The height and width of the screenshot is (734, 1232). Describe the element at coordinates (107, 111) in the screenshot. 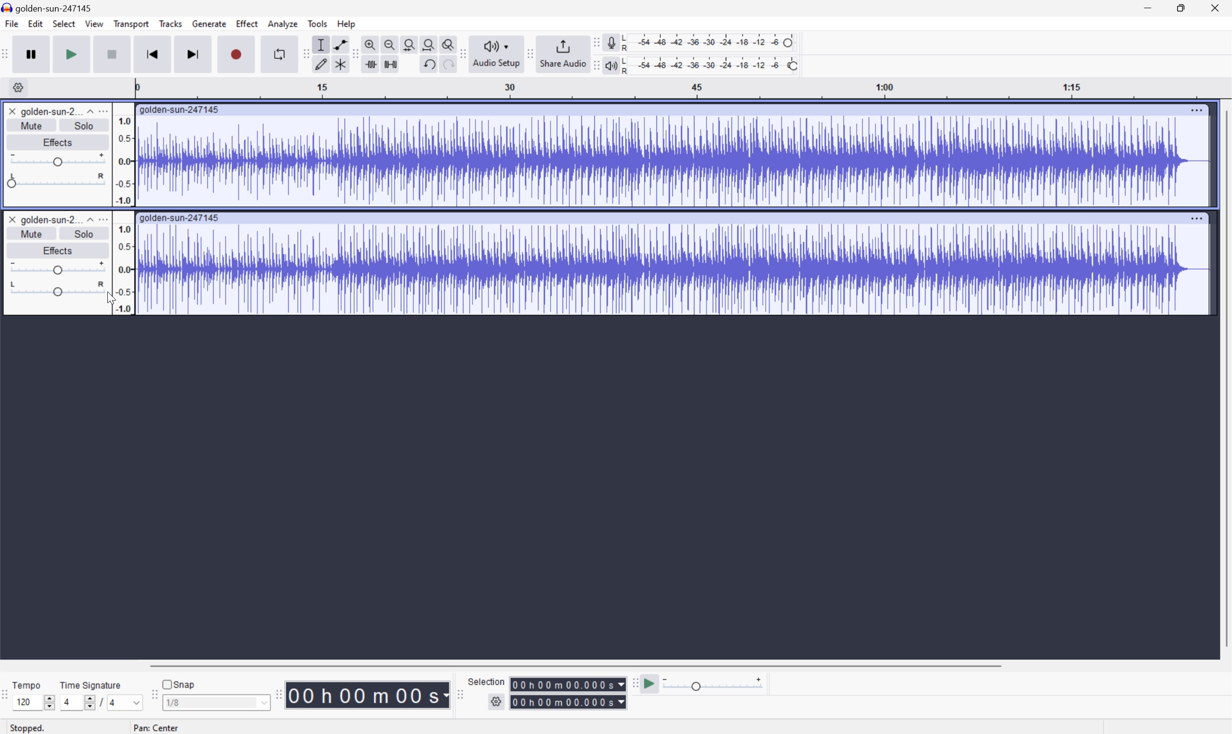

I see `more` at that location.